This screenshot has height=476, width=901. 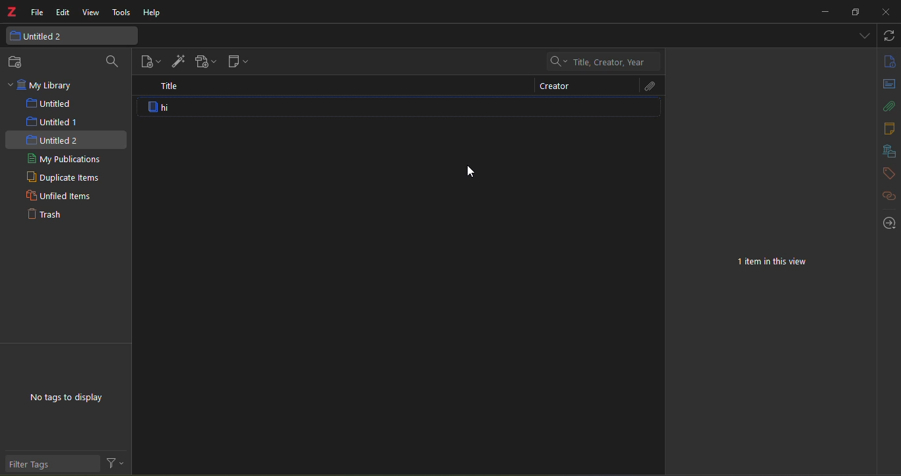 What do you see at coordinates (111, 61) in the screenshot?
I see `search` at bounding box center [111, 61].